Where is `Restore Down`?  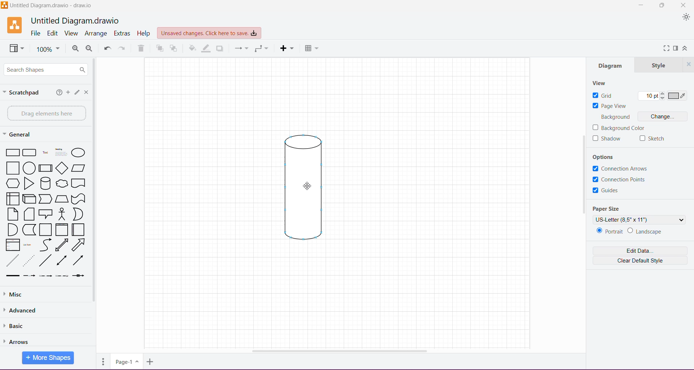
Restore Down is located at coordinates (662, 5).